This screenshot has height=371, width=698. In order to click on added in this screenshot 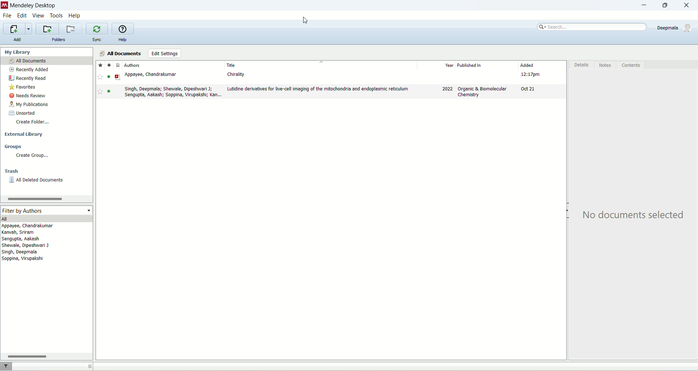, I will do `click(543, 63)`.